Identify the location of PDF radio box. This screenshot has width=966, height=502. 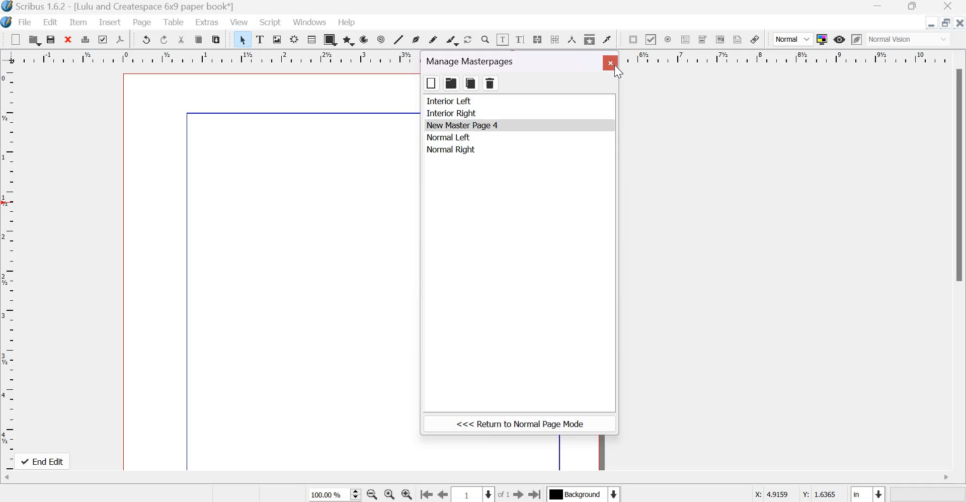
(668, 39).